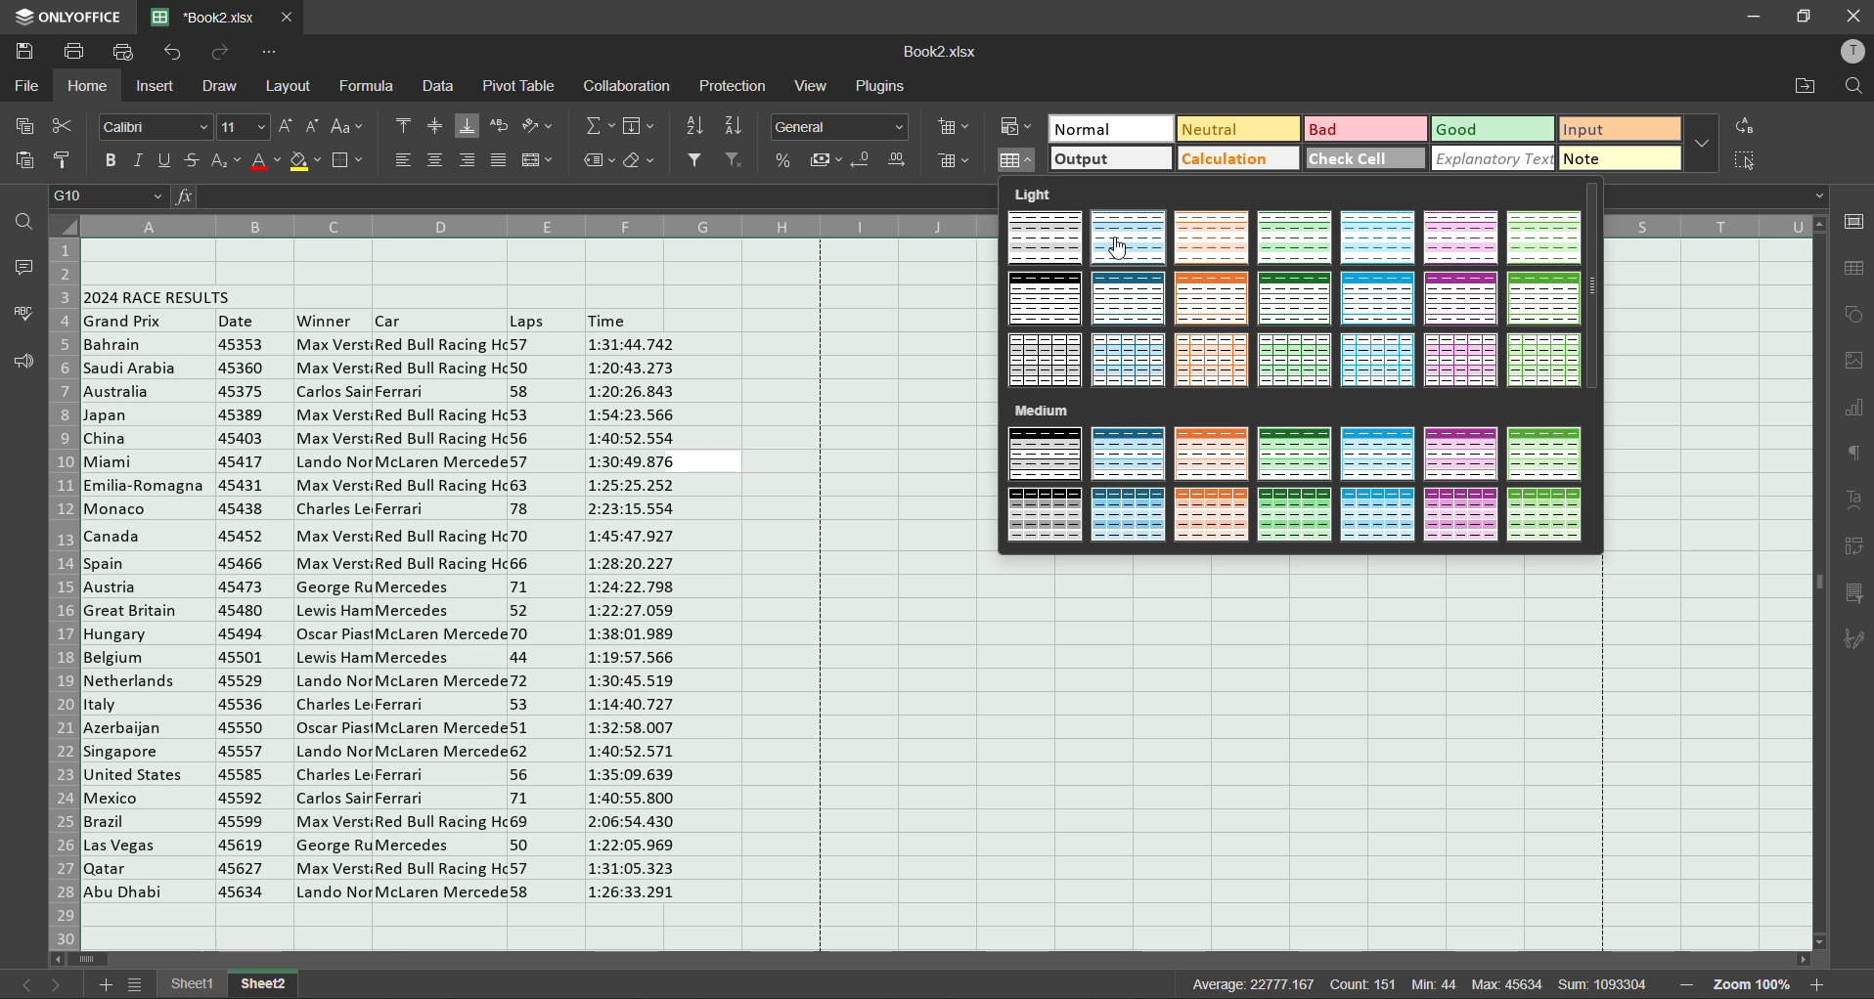 The width and height of the screenshot is (1874, 999). I want to click on table style medium 3, so click(1215, 455).